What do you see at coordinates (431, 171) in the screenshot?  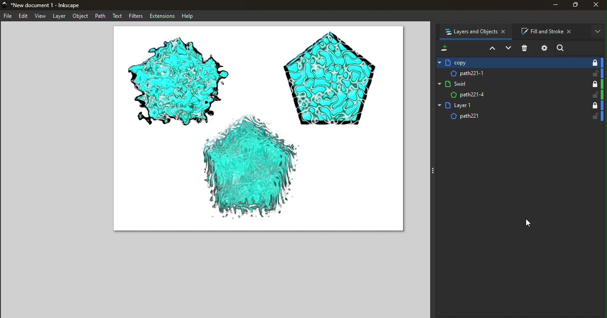 I see `Toggle command palette` at bounding box center [431, 171].